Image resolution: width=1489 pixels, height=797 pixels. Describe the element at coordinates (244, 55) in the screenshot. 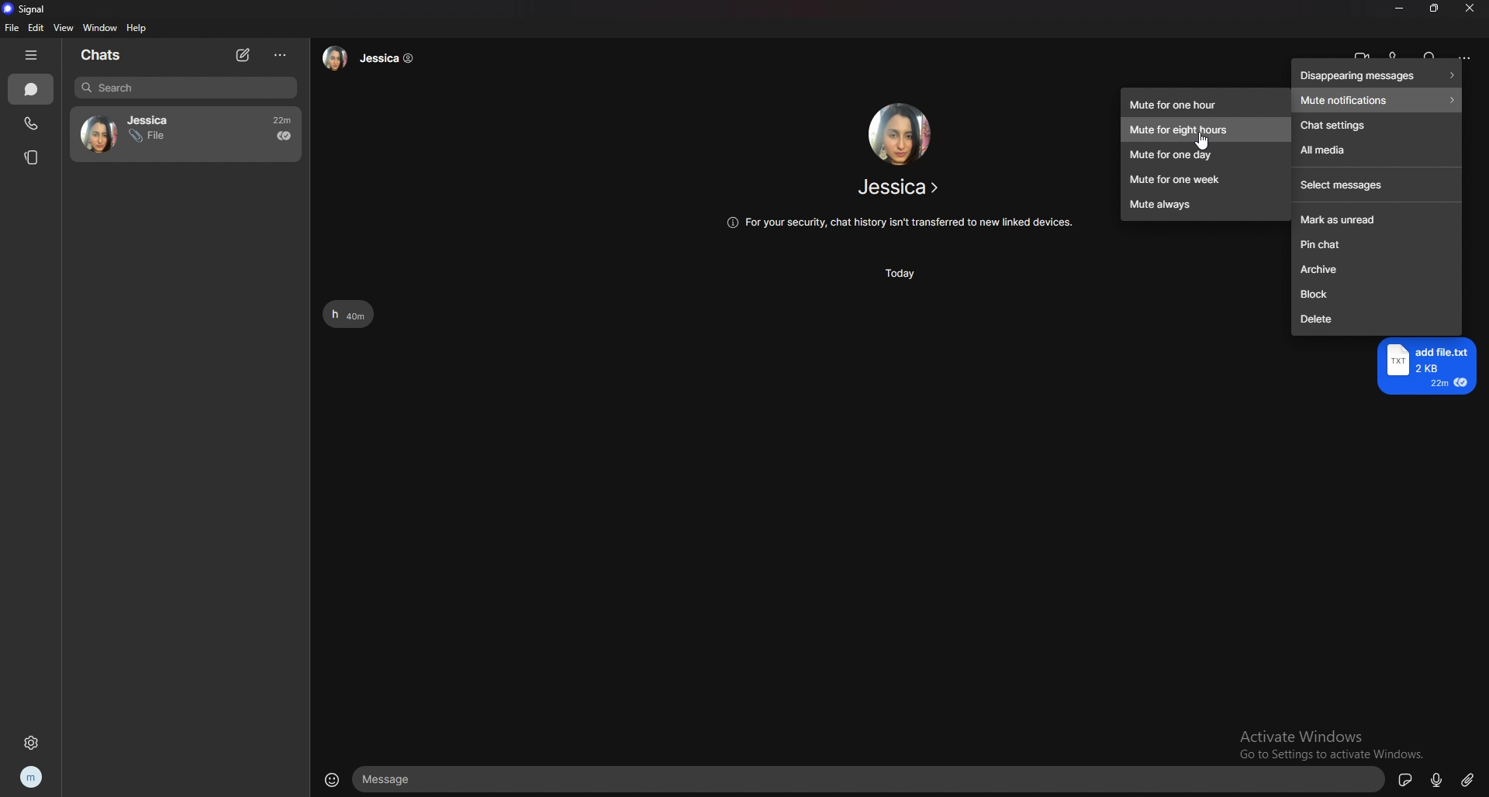

I see `new chat` at that location.